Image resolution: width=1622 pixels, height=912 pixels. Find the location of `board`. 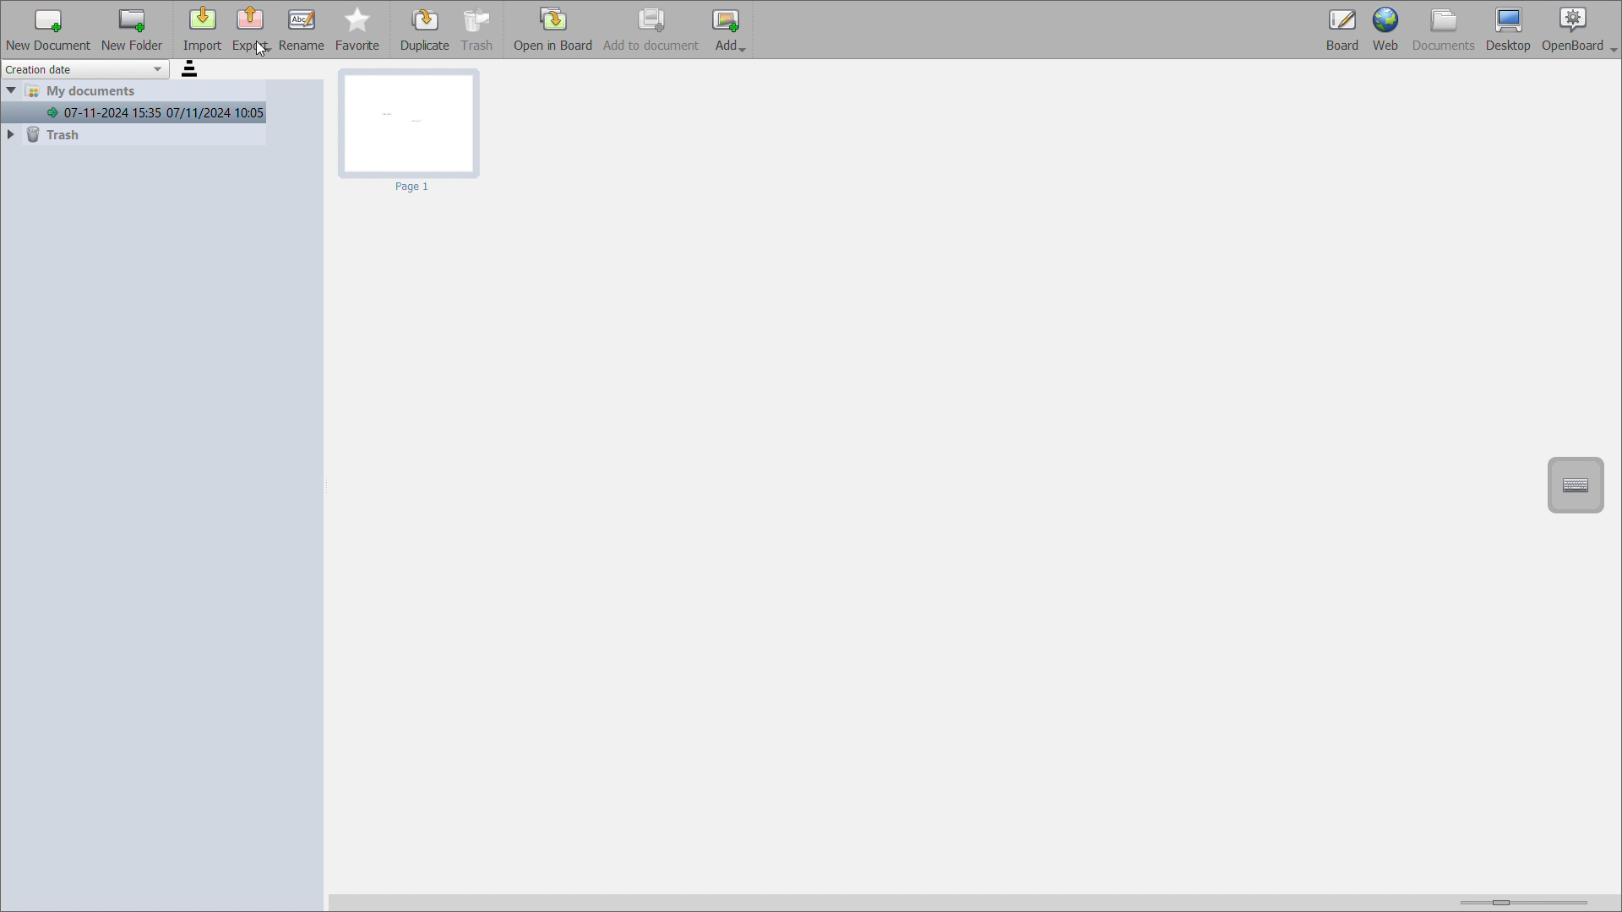

board is located at coordinates (1341, 30).